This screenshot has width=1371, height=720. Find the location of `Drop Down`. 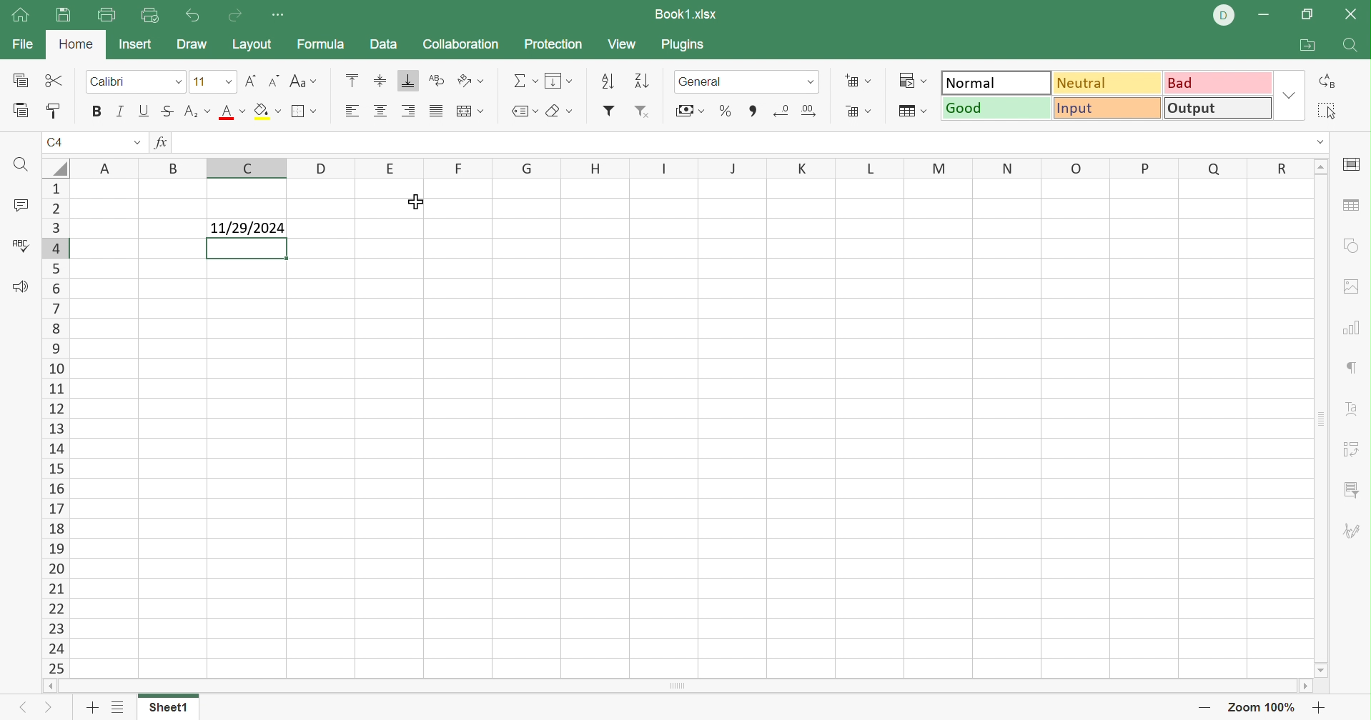

Drop Down is located at coordinates (1287, 94).